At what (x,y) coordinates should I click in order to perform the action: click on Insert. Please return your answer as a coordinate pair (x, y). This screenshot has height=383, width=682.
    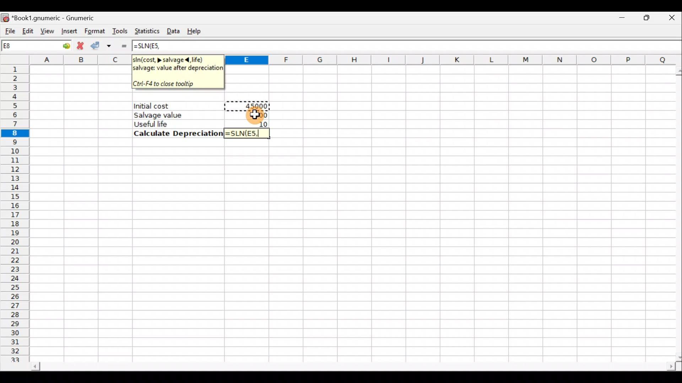
    Looking at the image, I should click on (68, 31).